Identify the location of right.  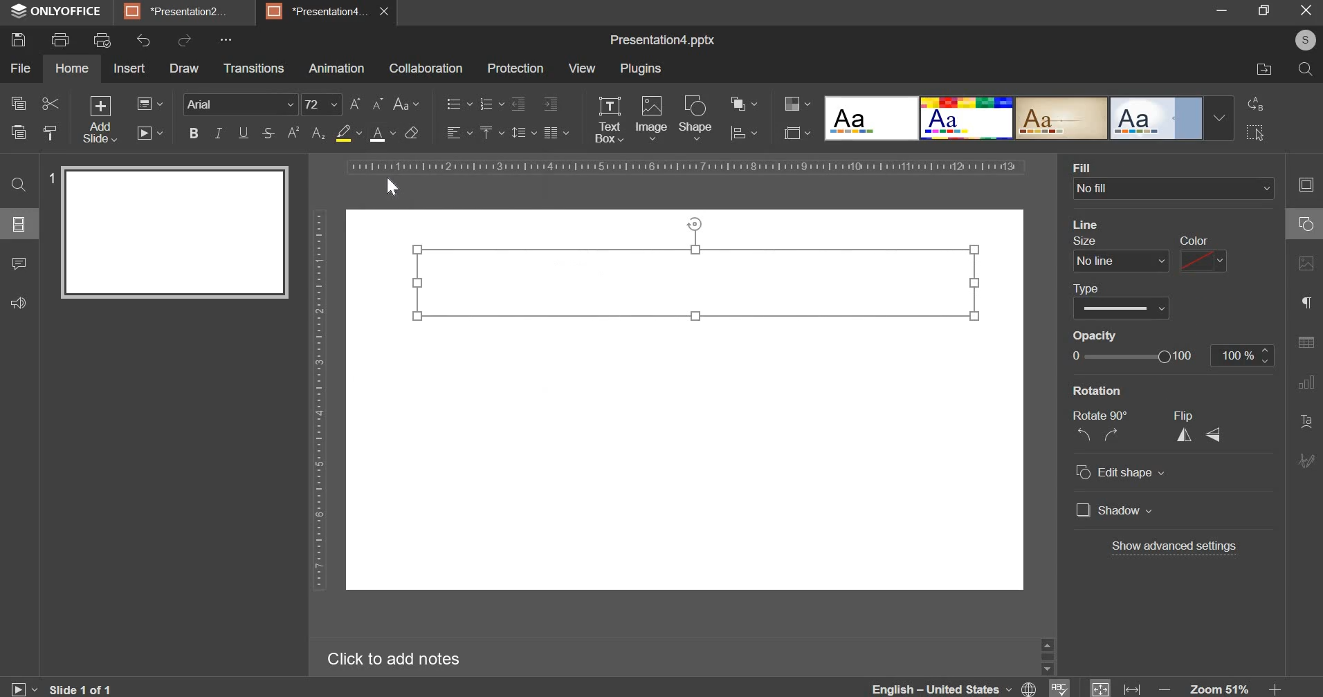
(1111, 436).